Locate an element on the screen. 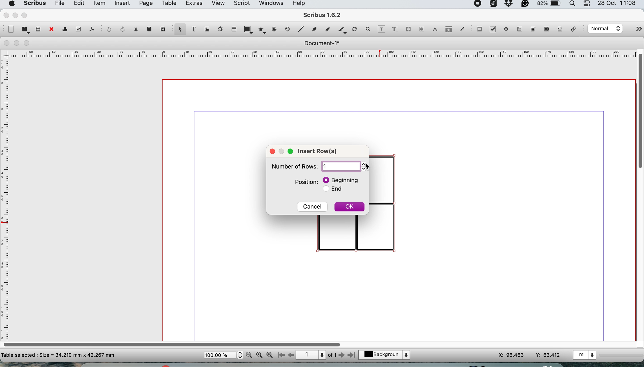 This screenshot has width=644, height=367. position is located at coordinates (307, 182).